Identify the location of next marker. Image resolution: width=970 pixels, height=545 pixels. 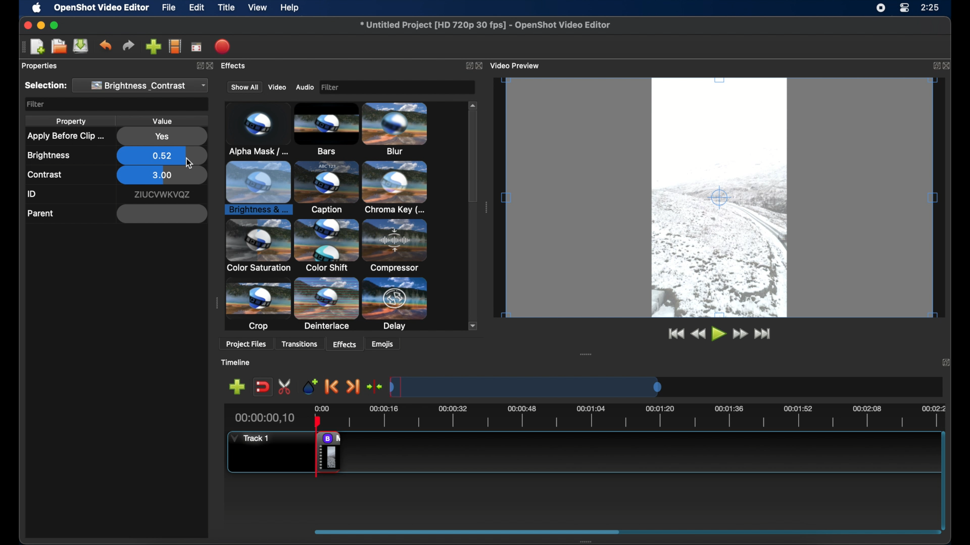
(355, 387).